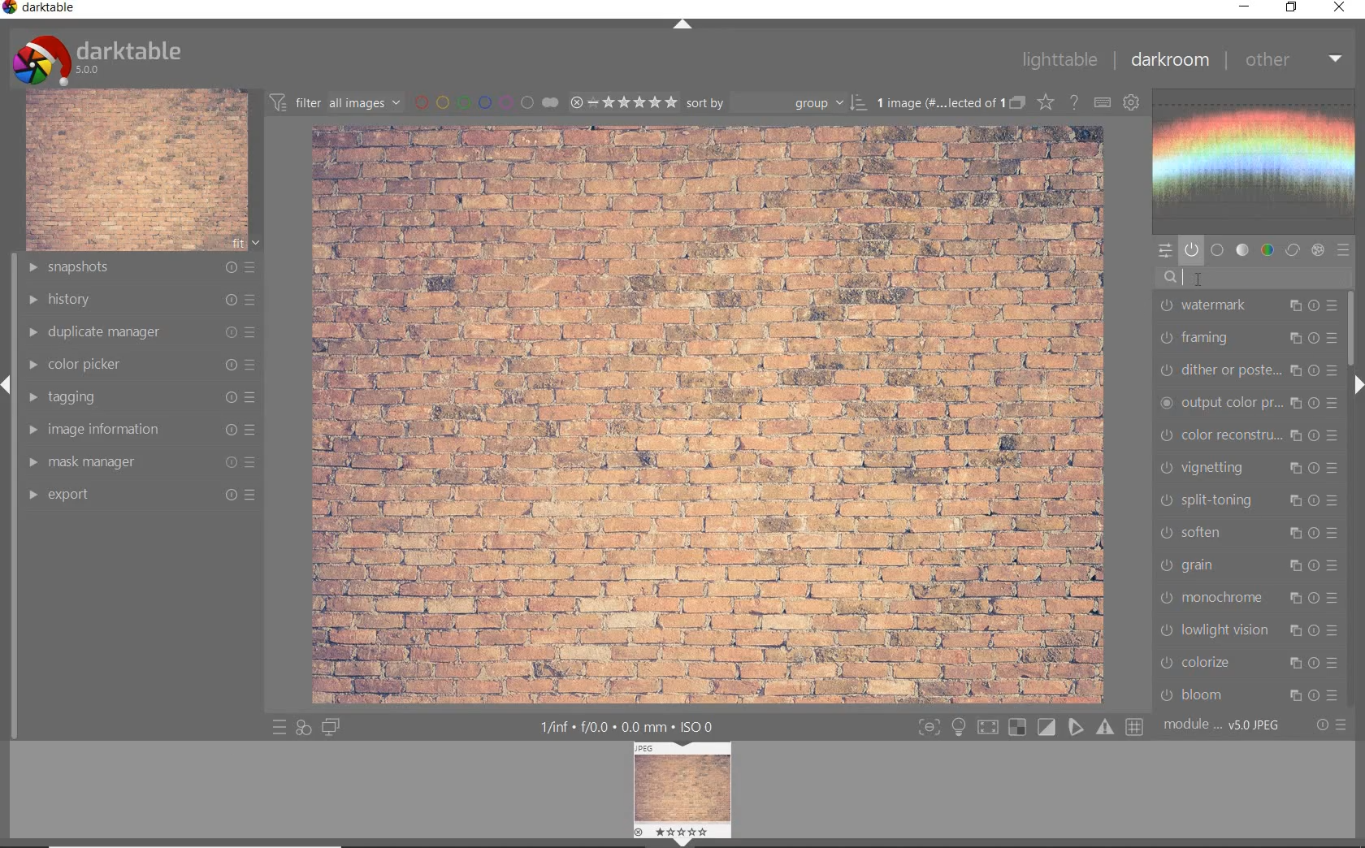 The height and width of the screenshot is (848, 1365). What do you see at coordinates (1016, 104) in the screenshot?
I see `collapse grouped image` at bounding box center [1016, 104].